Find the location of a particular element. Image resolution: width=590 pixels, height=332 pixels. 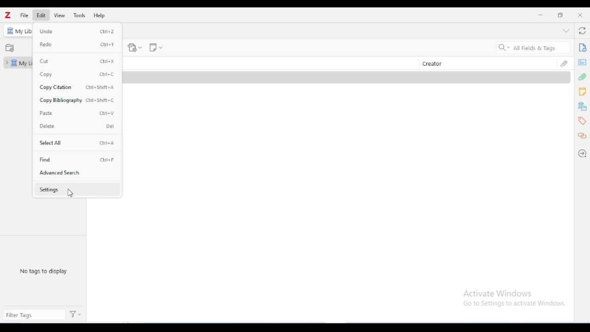

ctrl+Y is located at coordinates (108, 44).